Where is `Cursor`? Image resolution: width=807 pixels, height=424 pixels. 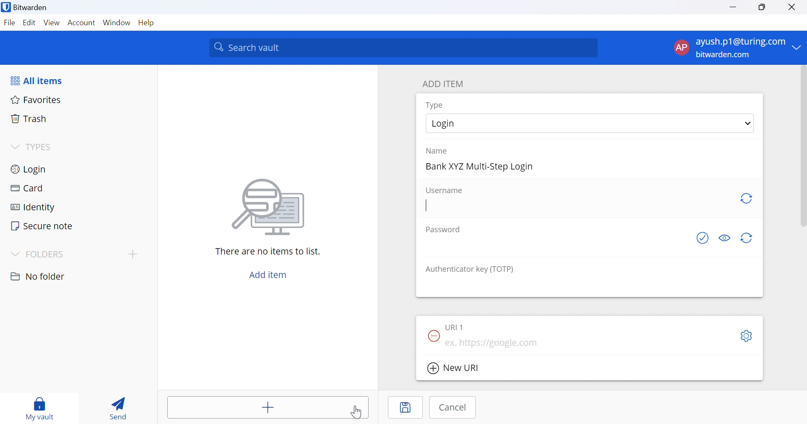
Cursor is located at coordinates (427, 206).